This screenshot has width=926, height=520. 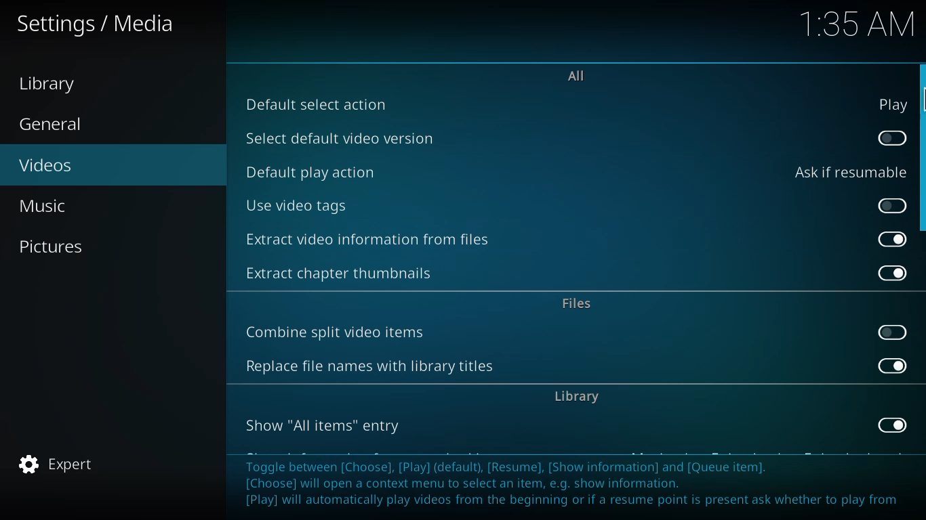 I want to click on files, so click(x=580, y=305).